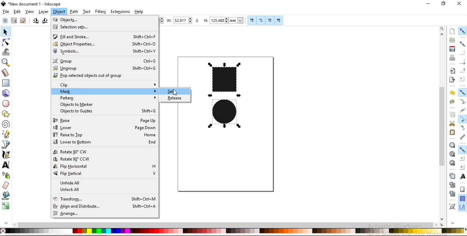 The image size is (467, 236). I want to click on release, so click(175, 98).